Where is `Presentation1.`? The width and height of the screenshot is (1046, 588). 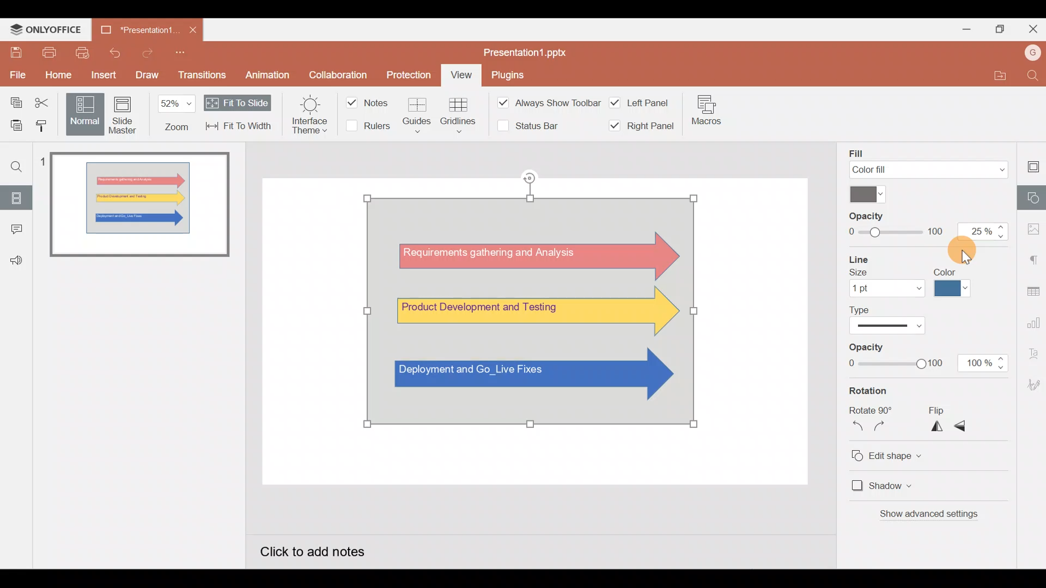 Presentation1. is located at coordinates (137, 30).